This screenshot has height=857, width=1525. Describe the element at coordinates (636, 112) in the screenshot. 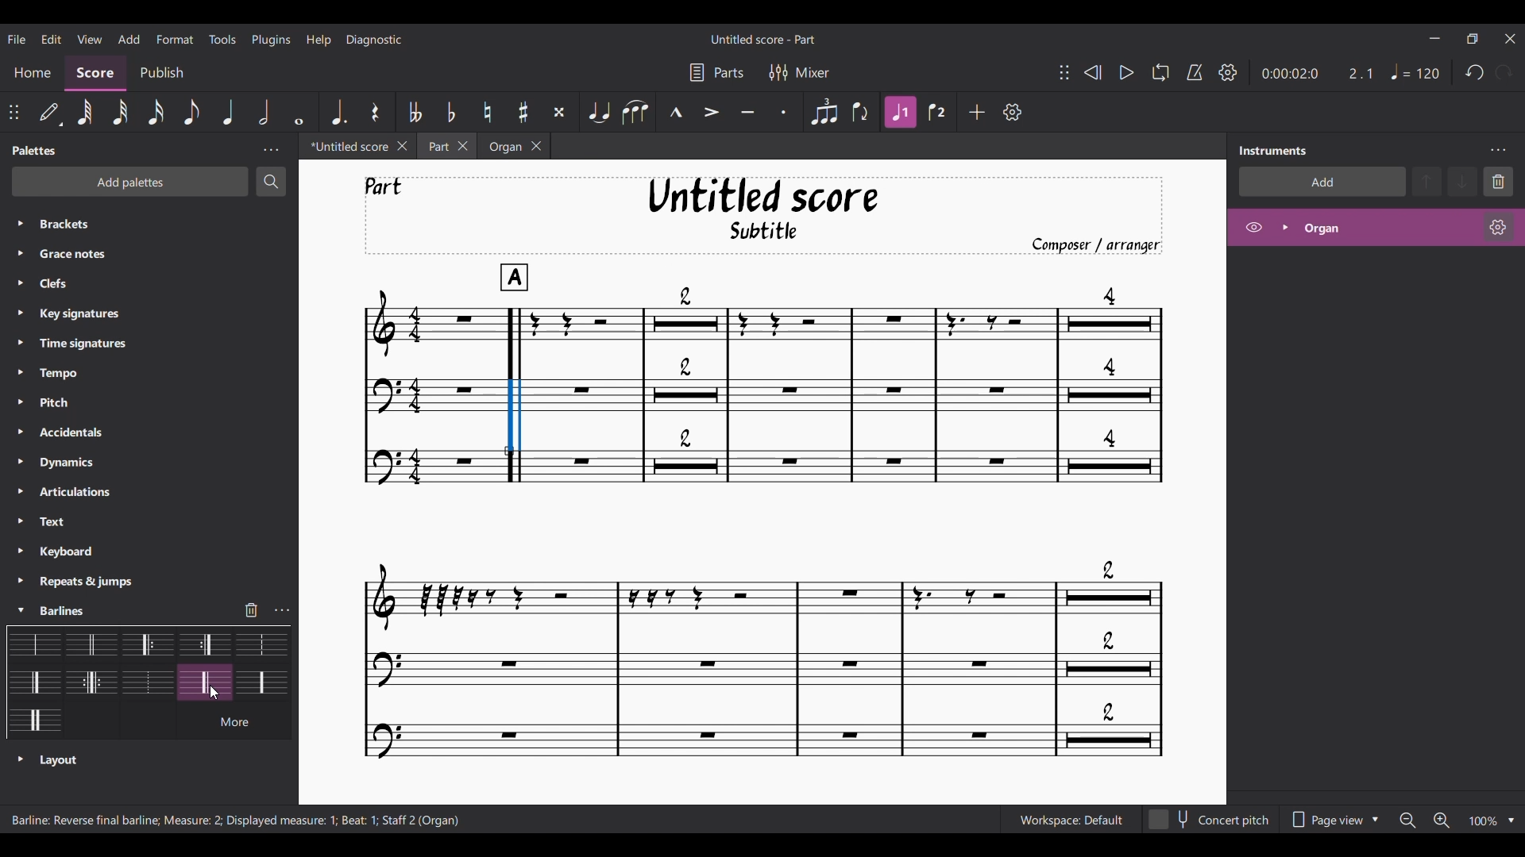

I see `Slur` at that location.